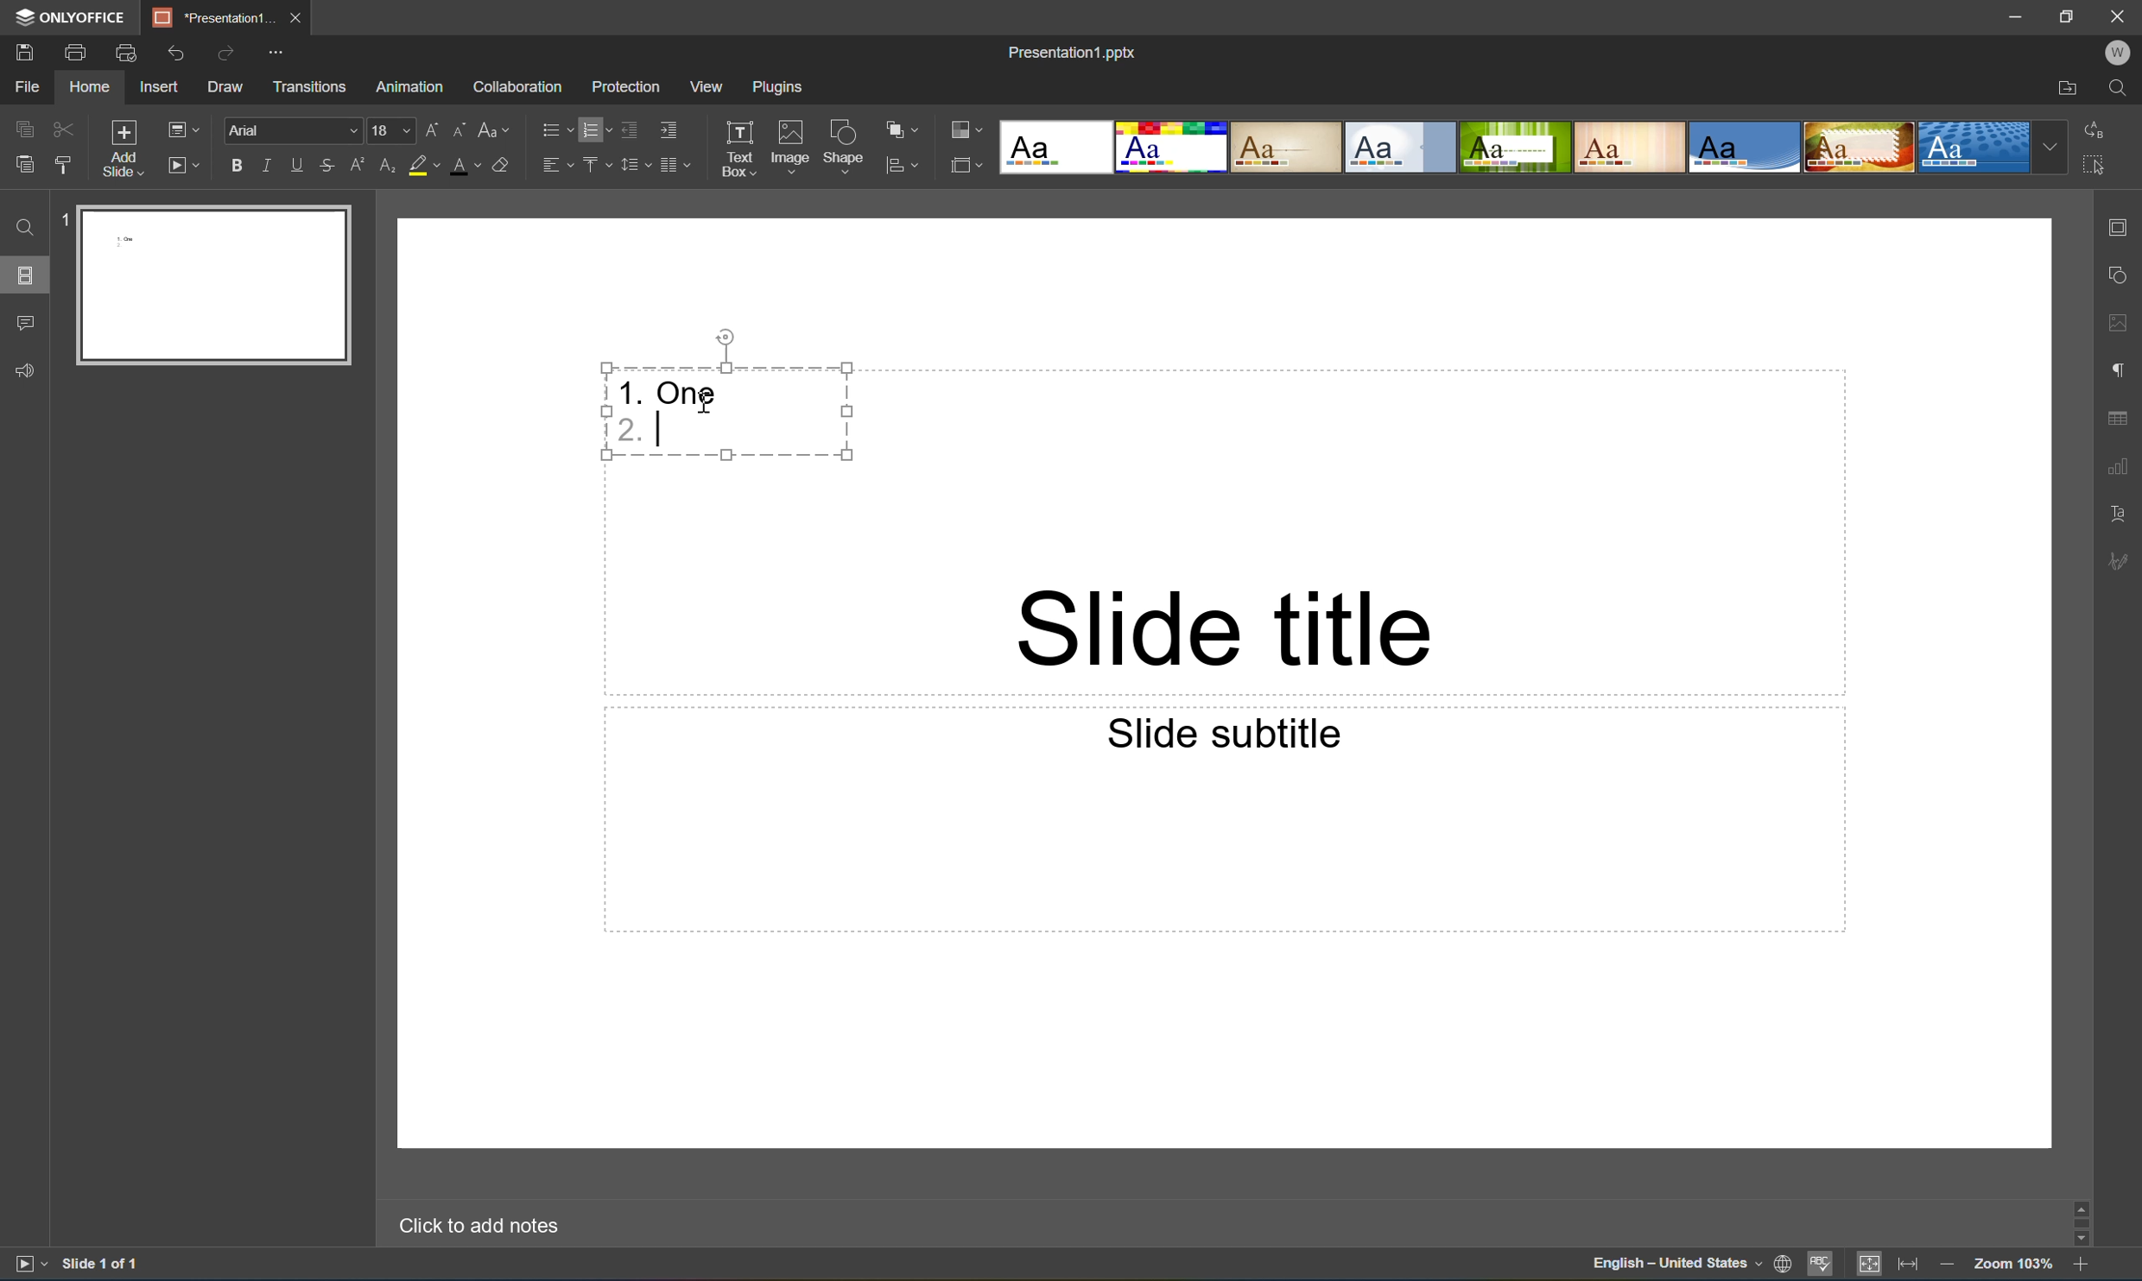  What do you see at coordinates (63, 224) in the screenshot?
I see `1` at bounding box center [63, 224].